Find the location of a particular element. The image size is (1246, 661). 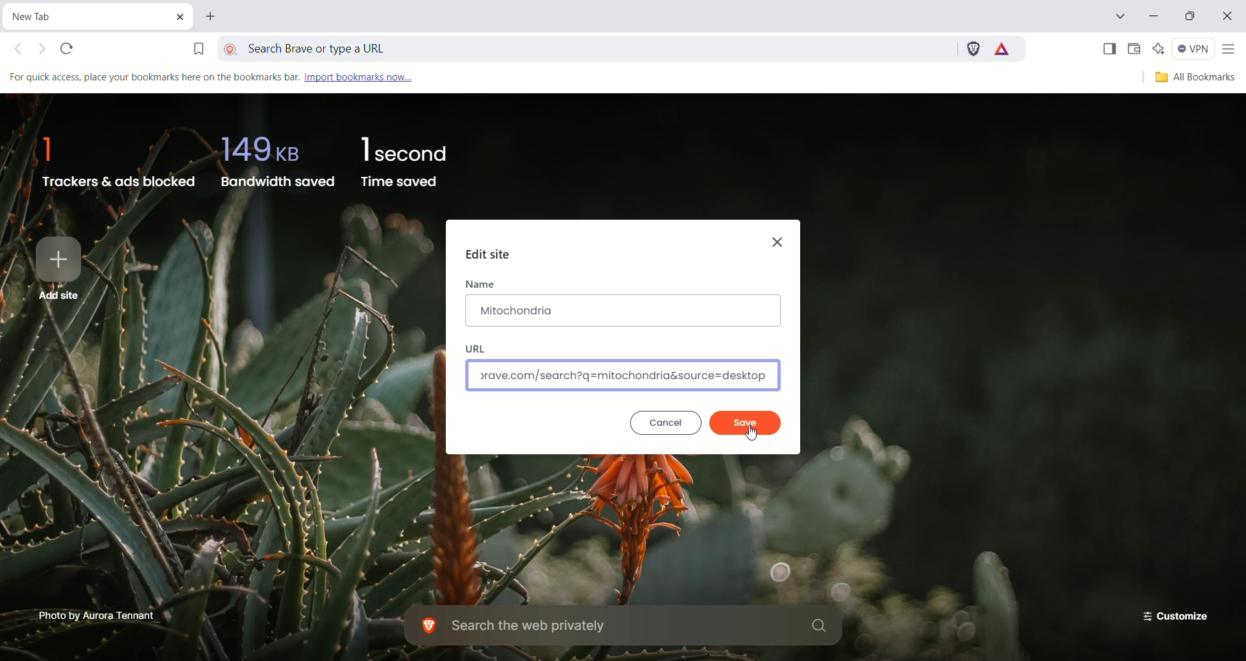

name is located at coordinates (481, 284).